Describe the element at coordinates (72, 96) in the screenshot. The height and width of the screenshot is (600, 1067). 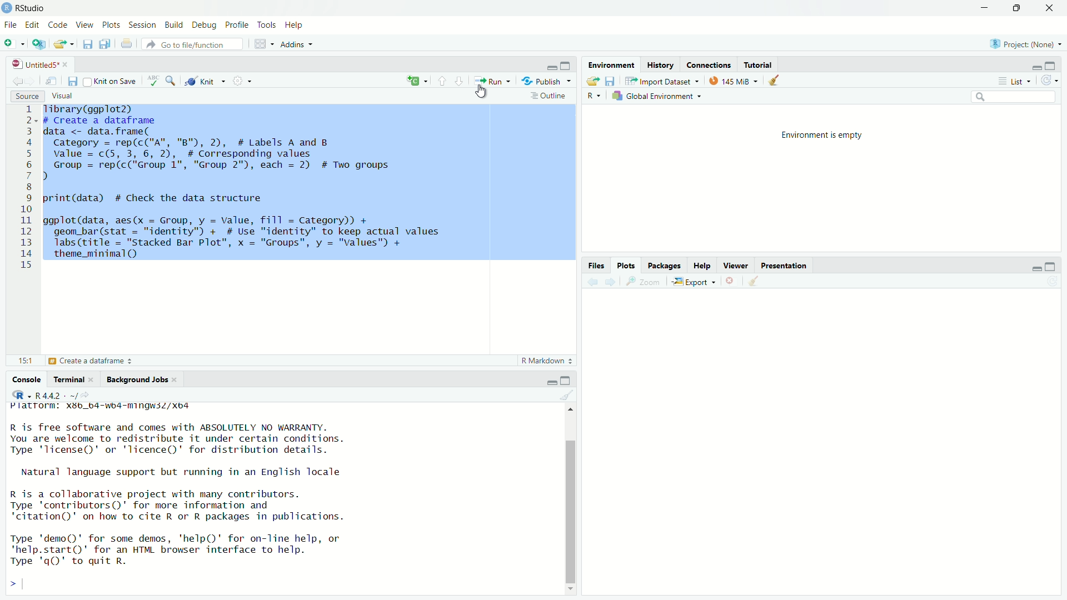
I see `Visual` at that location.